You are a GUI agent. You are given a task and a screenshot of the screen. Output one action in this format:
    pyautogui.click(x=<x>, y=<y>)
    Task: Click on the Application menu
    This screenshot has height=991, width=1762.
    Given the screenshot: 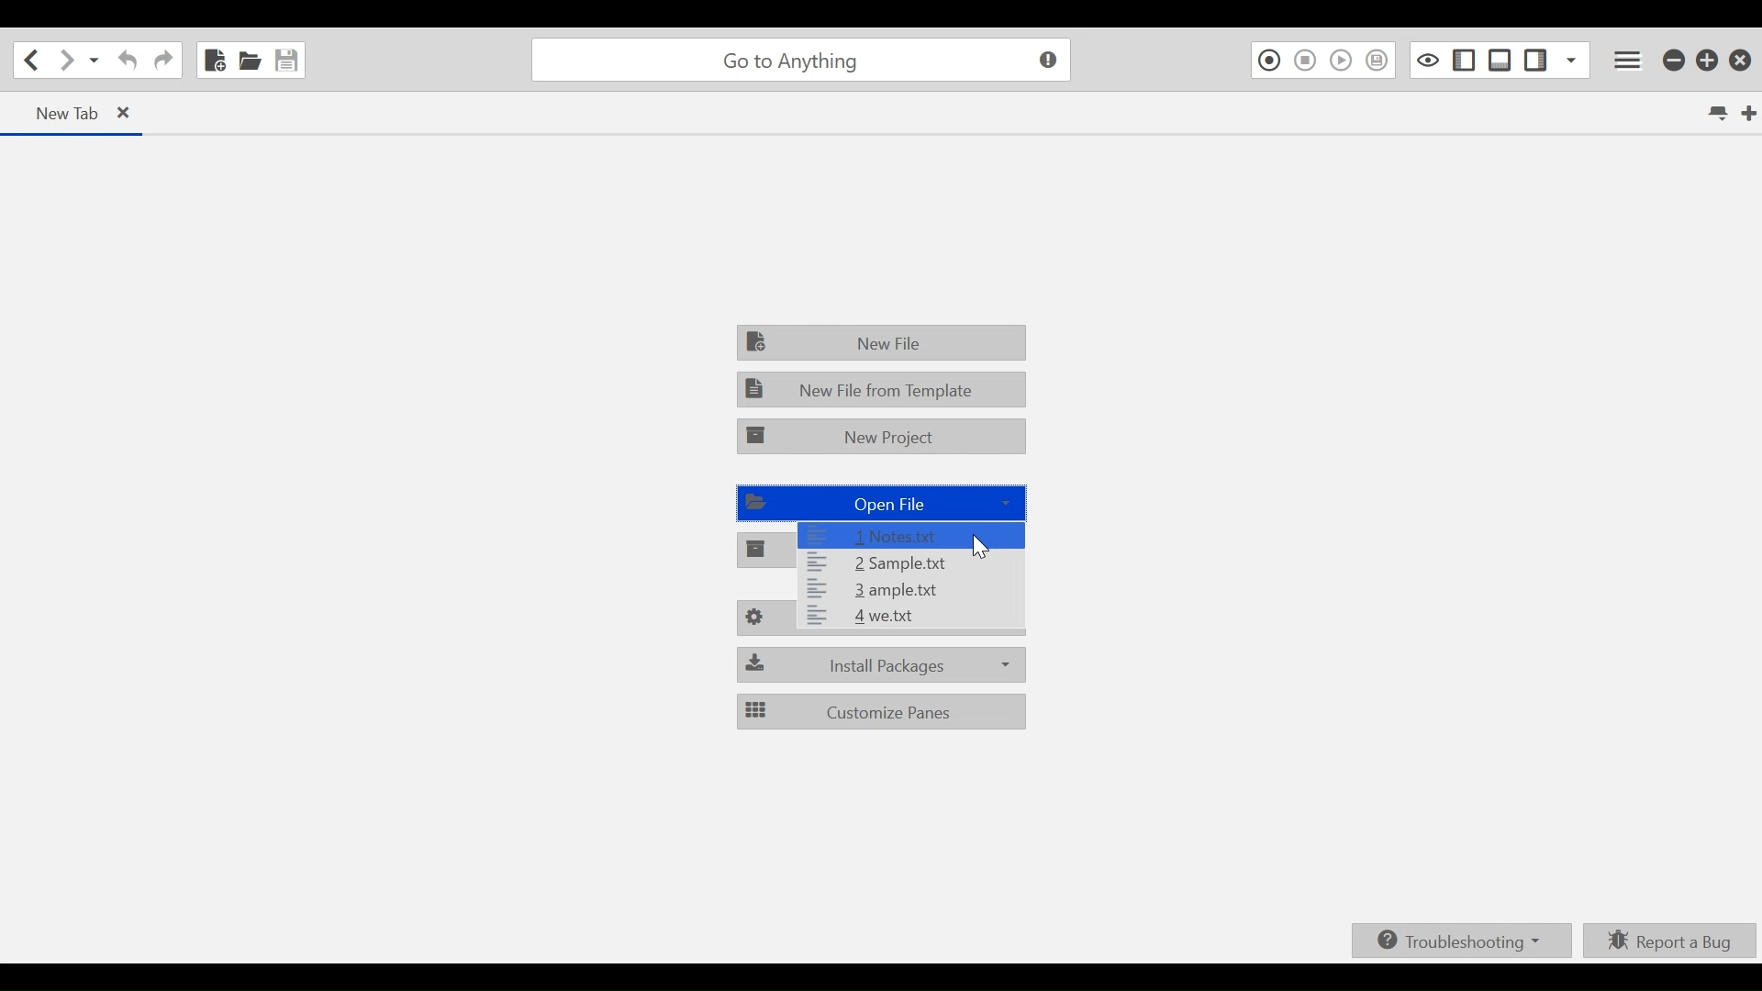 What is the action you would take?
    pyautogui.click(x=1630, y=61)
    